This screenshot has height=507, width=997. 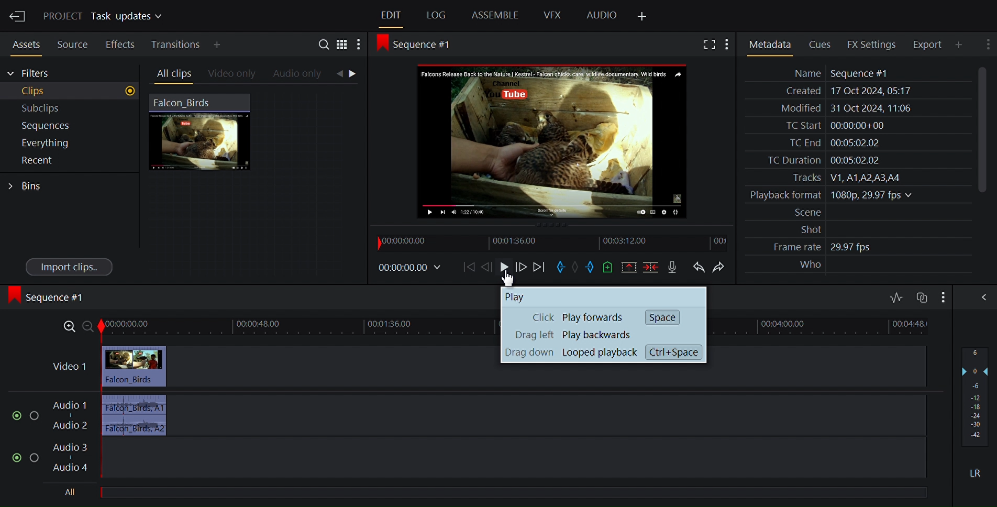 What do you see at coordinates (389, 15) in the screenshot?
I see `Edit` at bounding box center [389, 15].